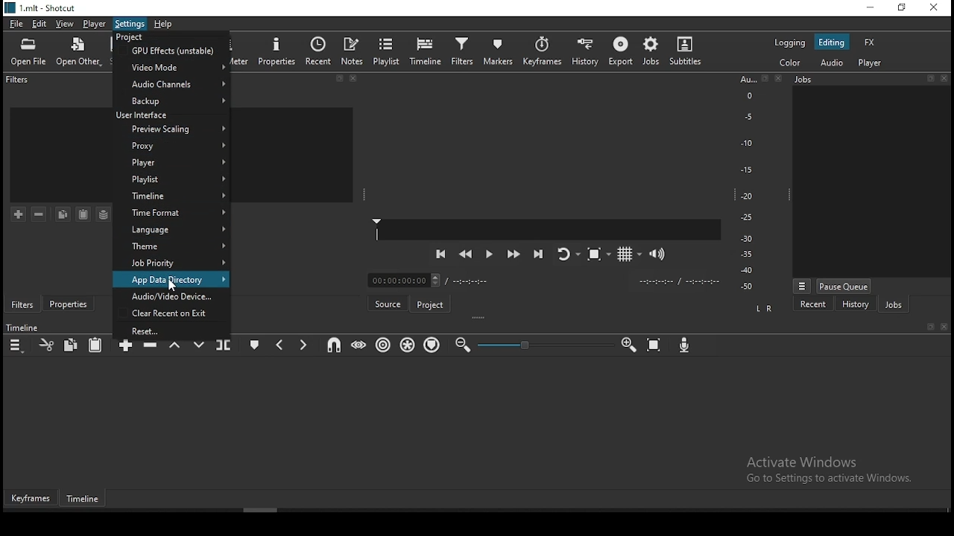 The height and width of the screenshot is (536, 954). What do you see at coordinates (382, 345) in the screenshot?
I see `ripple` at bounding box center [382, 345].